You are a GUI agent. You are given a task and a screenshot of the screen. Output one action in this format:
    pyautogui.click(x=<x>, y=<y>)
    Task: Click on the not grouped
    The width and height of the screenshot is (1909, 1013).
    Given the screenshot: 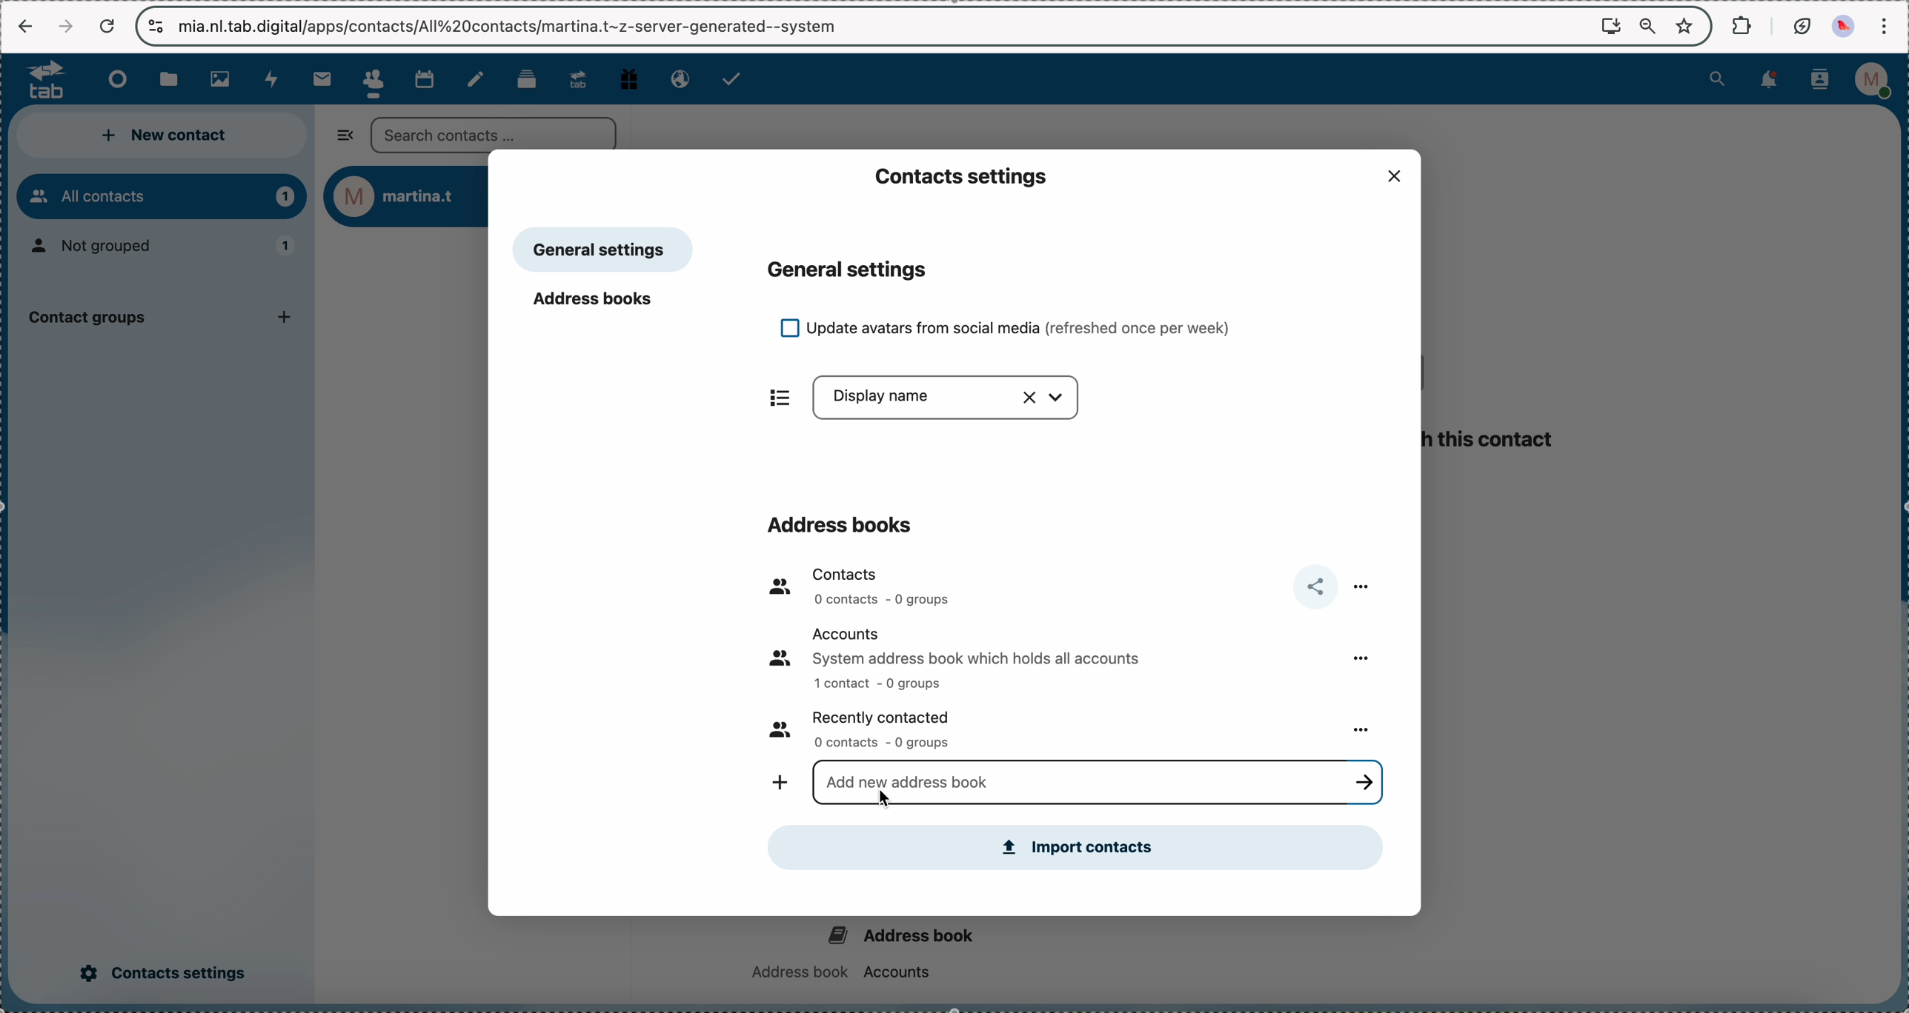 What is the action you would take?
    pyautogui.click(x=166, y=248)
    